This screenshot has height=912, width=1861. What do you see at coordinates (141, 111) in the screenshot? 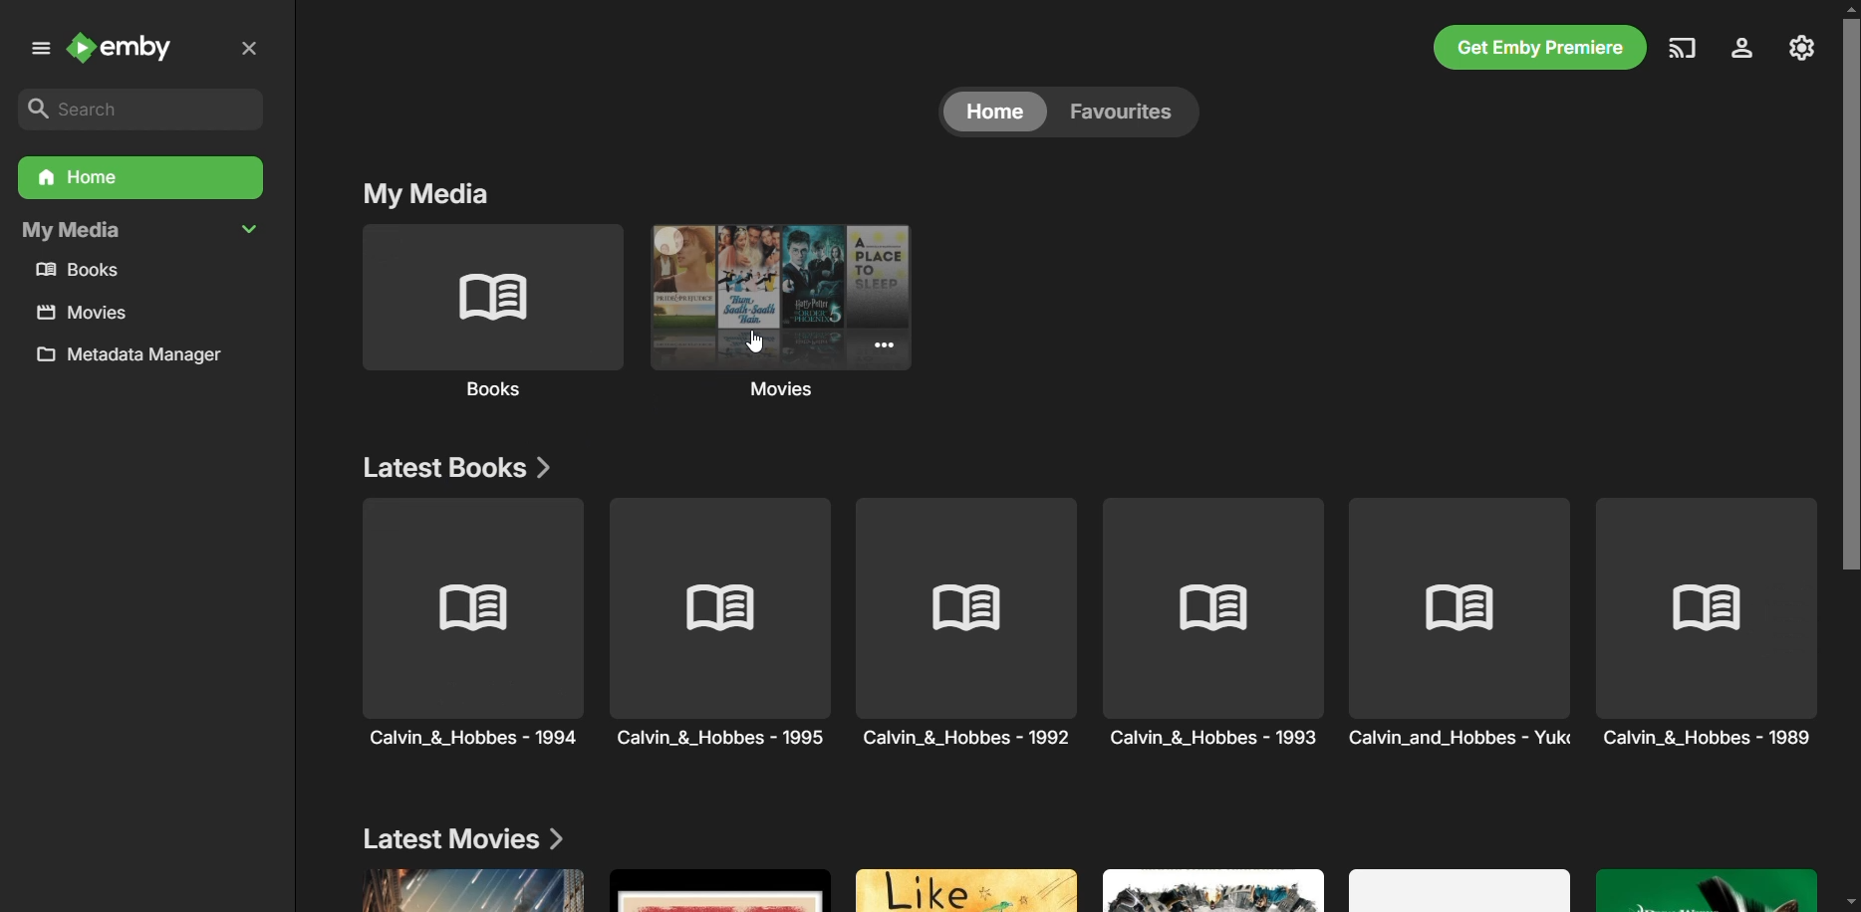
I see `Search` at bounding box center [141, 111].